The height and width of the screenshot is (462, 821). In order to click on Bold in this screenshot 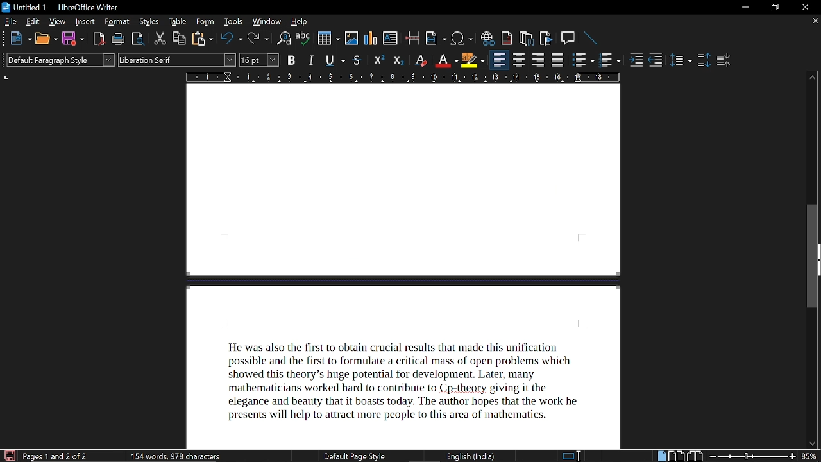, I will do `click(291, 60)`.